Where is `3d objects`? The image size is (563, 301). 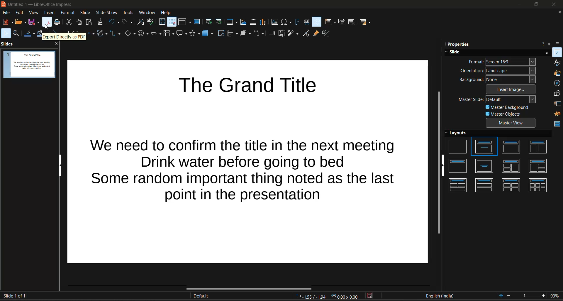
3d objects is located at coordinates (208, 34).